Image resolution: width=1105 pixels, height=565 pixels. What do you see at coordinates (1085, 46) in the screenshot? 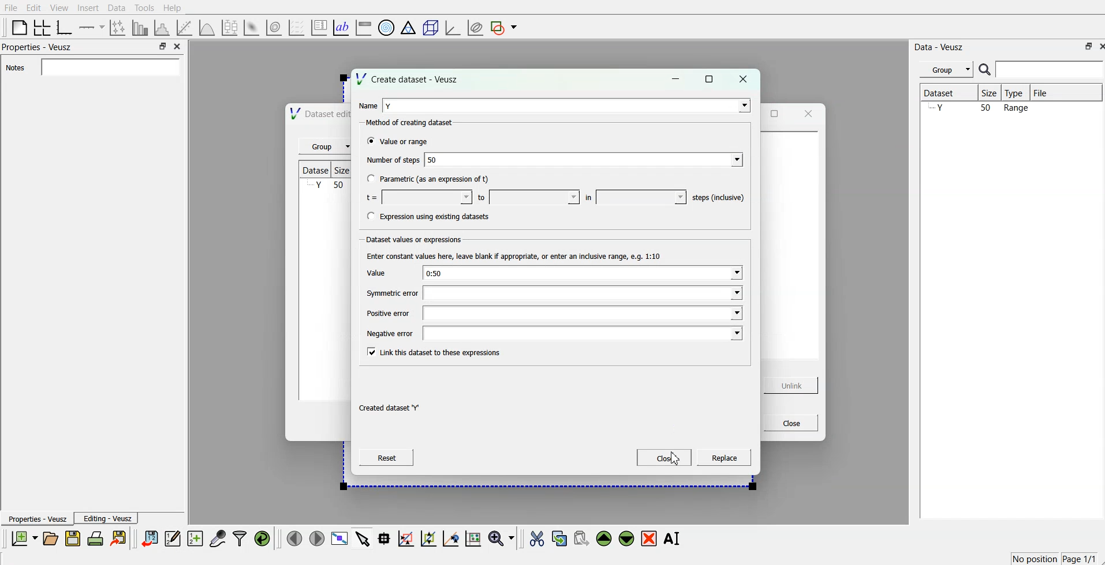
I see `minimise` at bounding box center [1085, 46].